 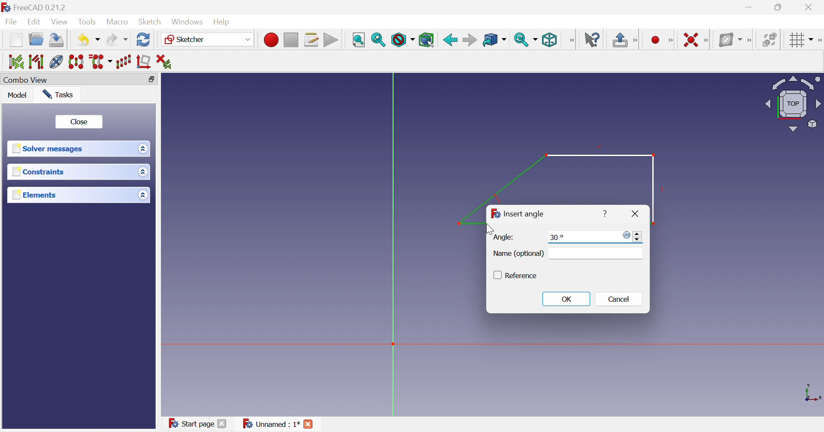 I want to click on OK, so click(x=567, y=299).